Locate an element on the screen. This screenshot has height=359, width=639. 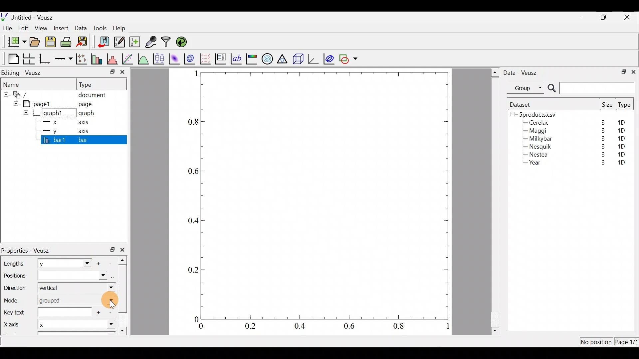
graph is located at coordinates (86, 114).